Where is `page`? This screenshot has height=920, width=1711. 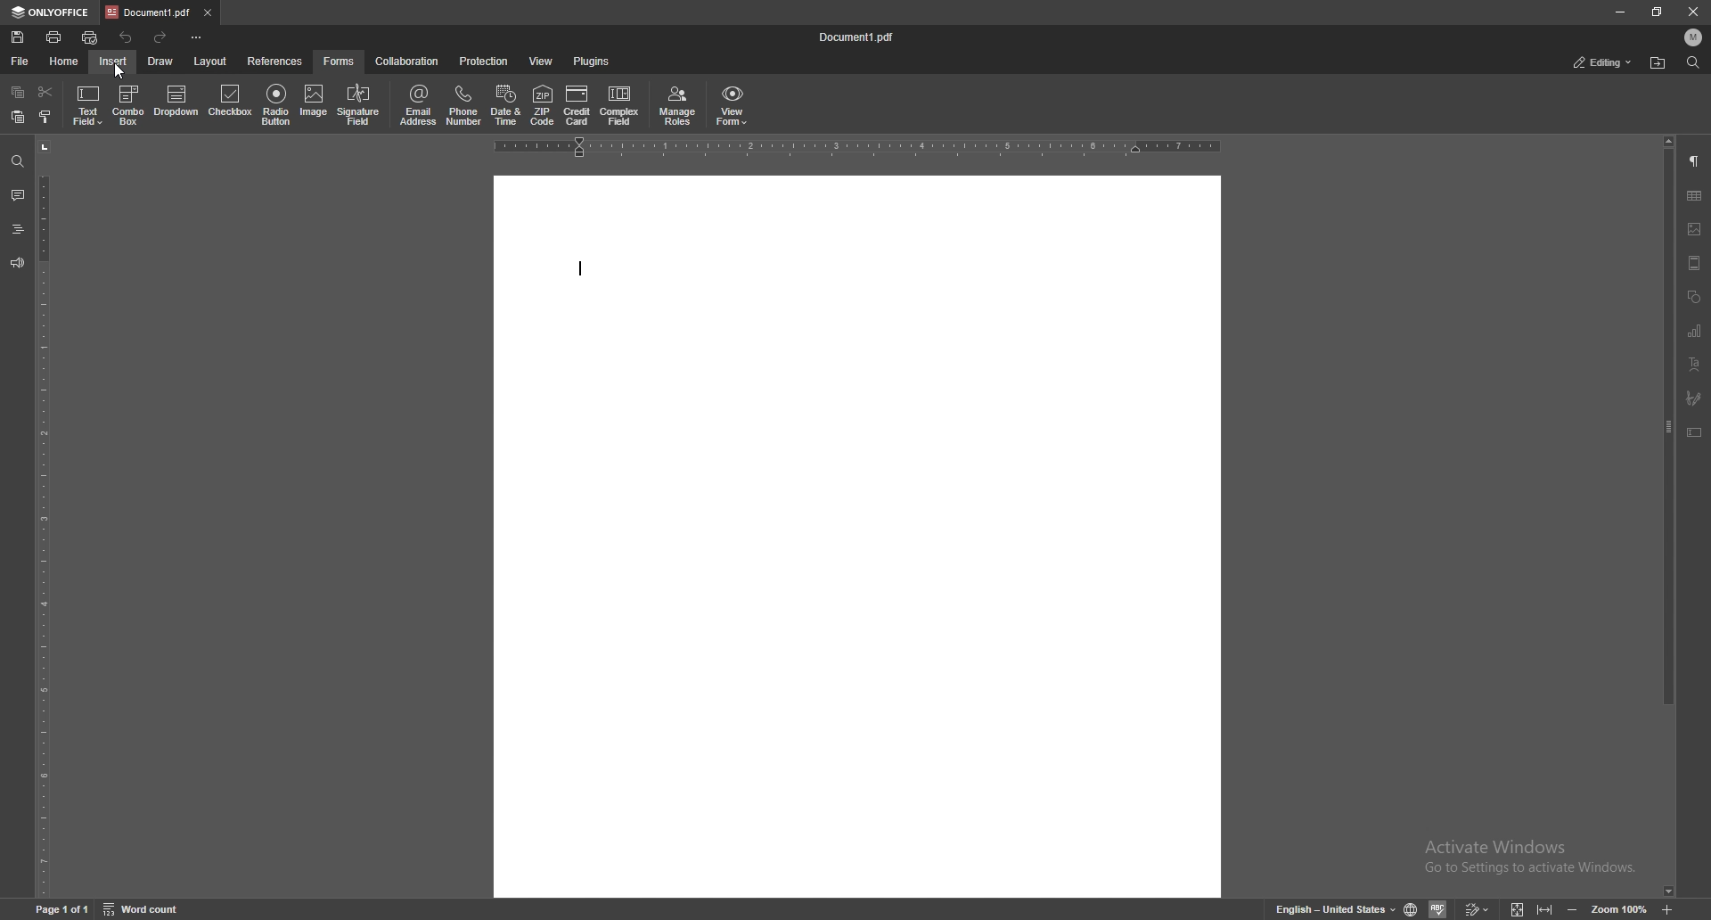
page is located at coordinates (61, 910).